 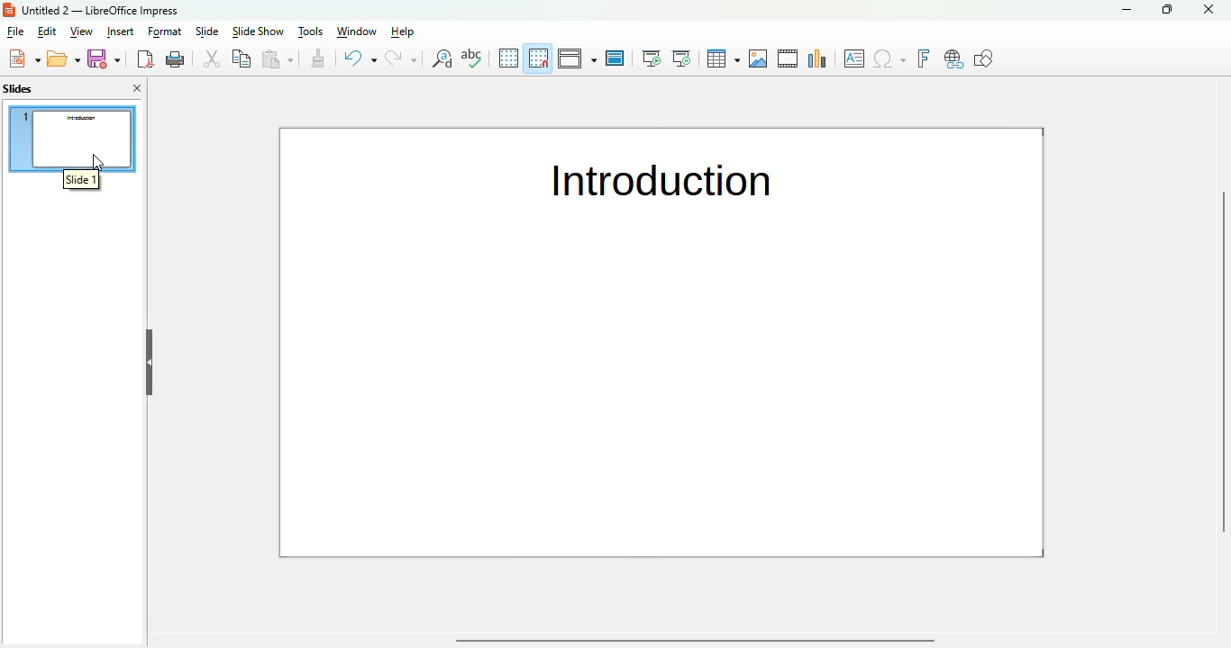 What do you see at coordinates (14, 31) in the screenshot?
I see `file` at bounding box center [14, 31].